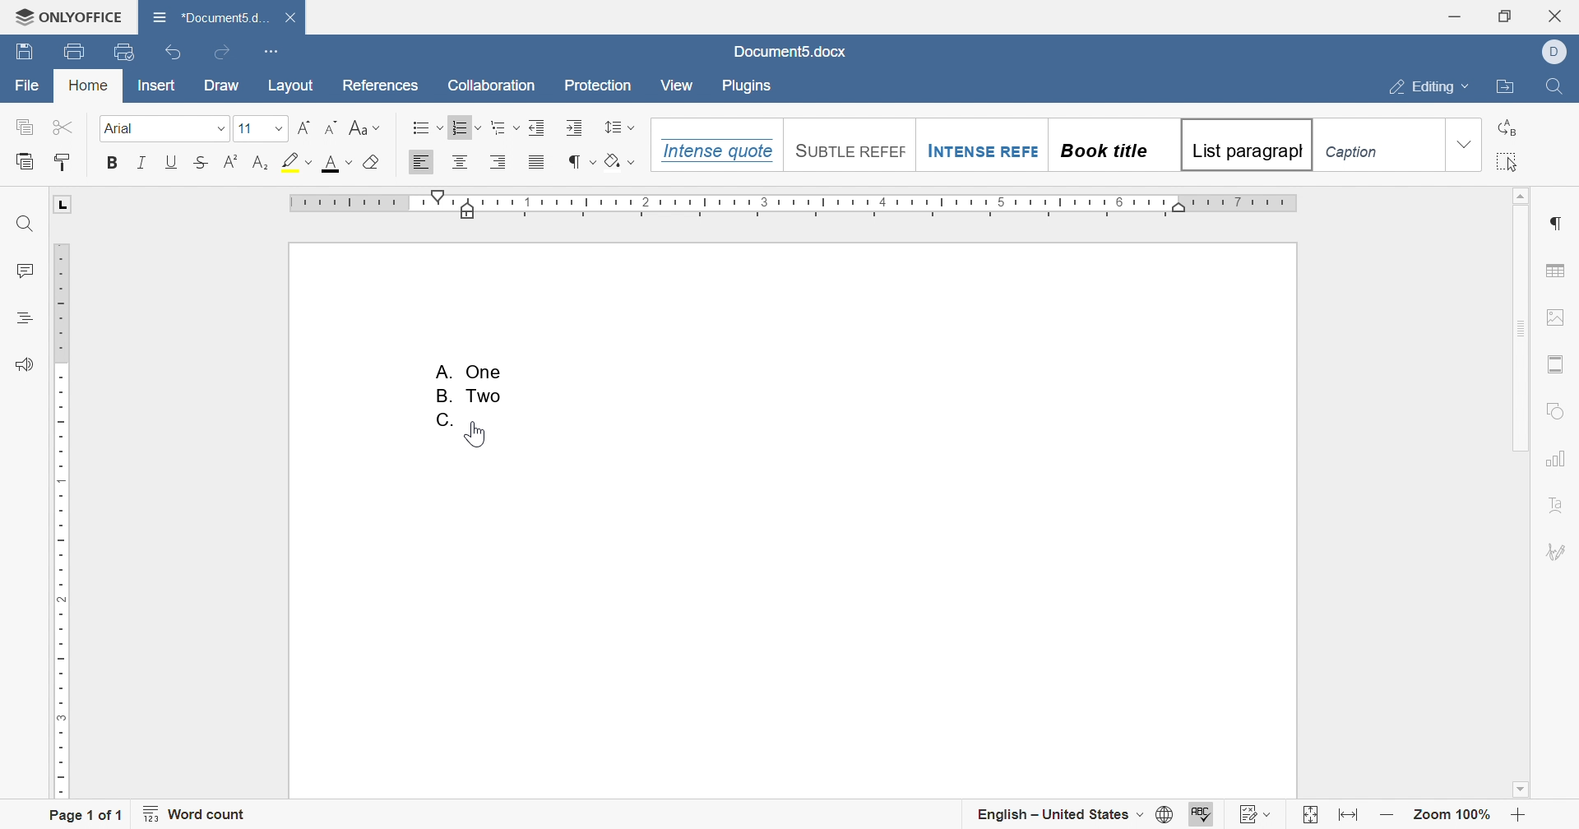  What do you see at coordinates (445, 420) in the screenshot?
I see `C.` at bounding box center [445, 420].